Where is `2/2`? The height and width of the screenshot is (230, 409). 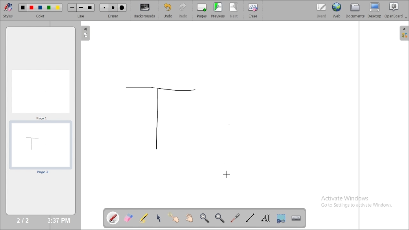
2/2 is located at coordinates (23, 220).